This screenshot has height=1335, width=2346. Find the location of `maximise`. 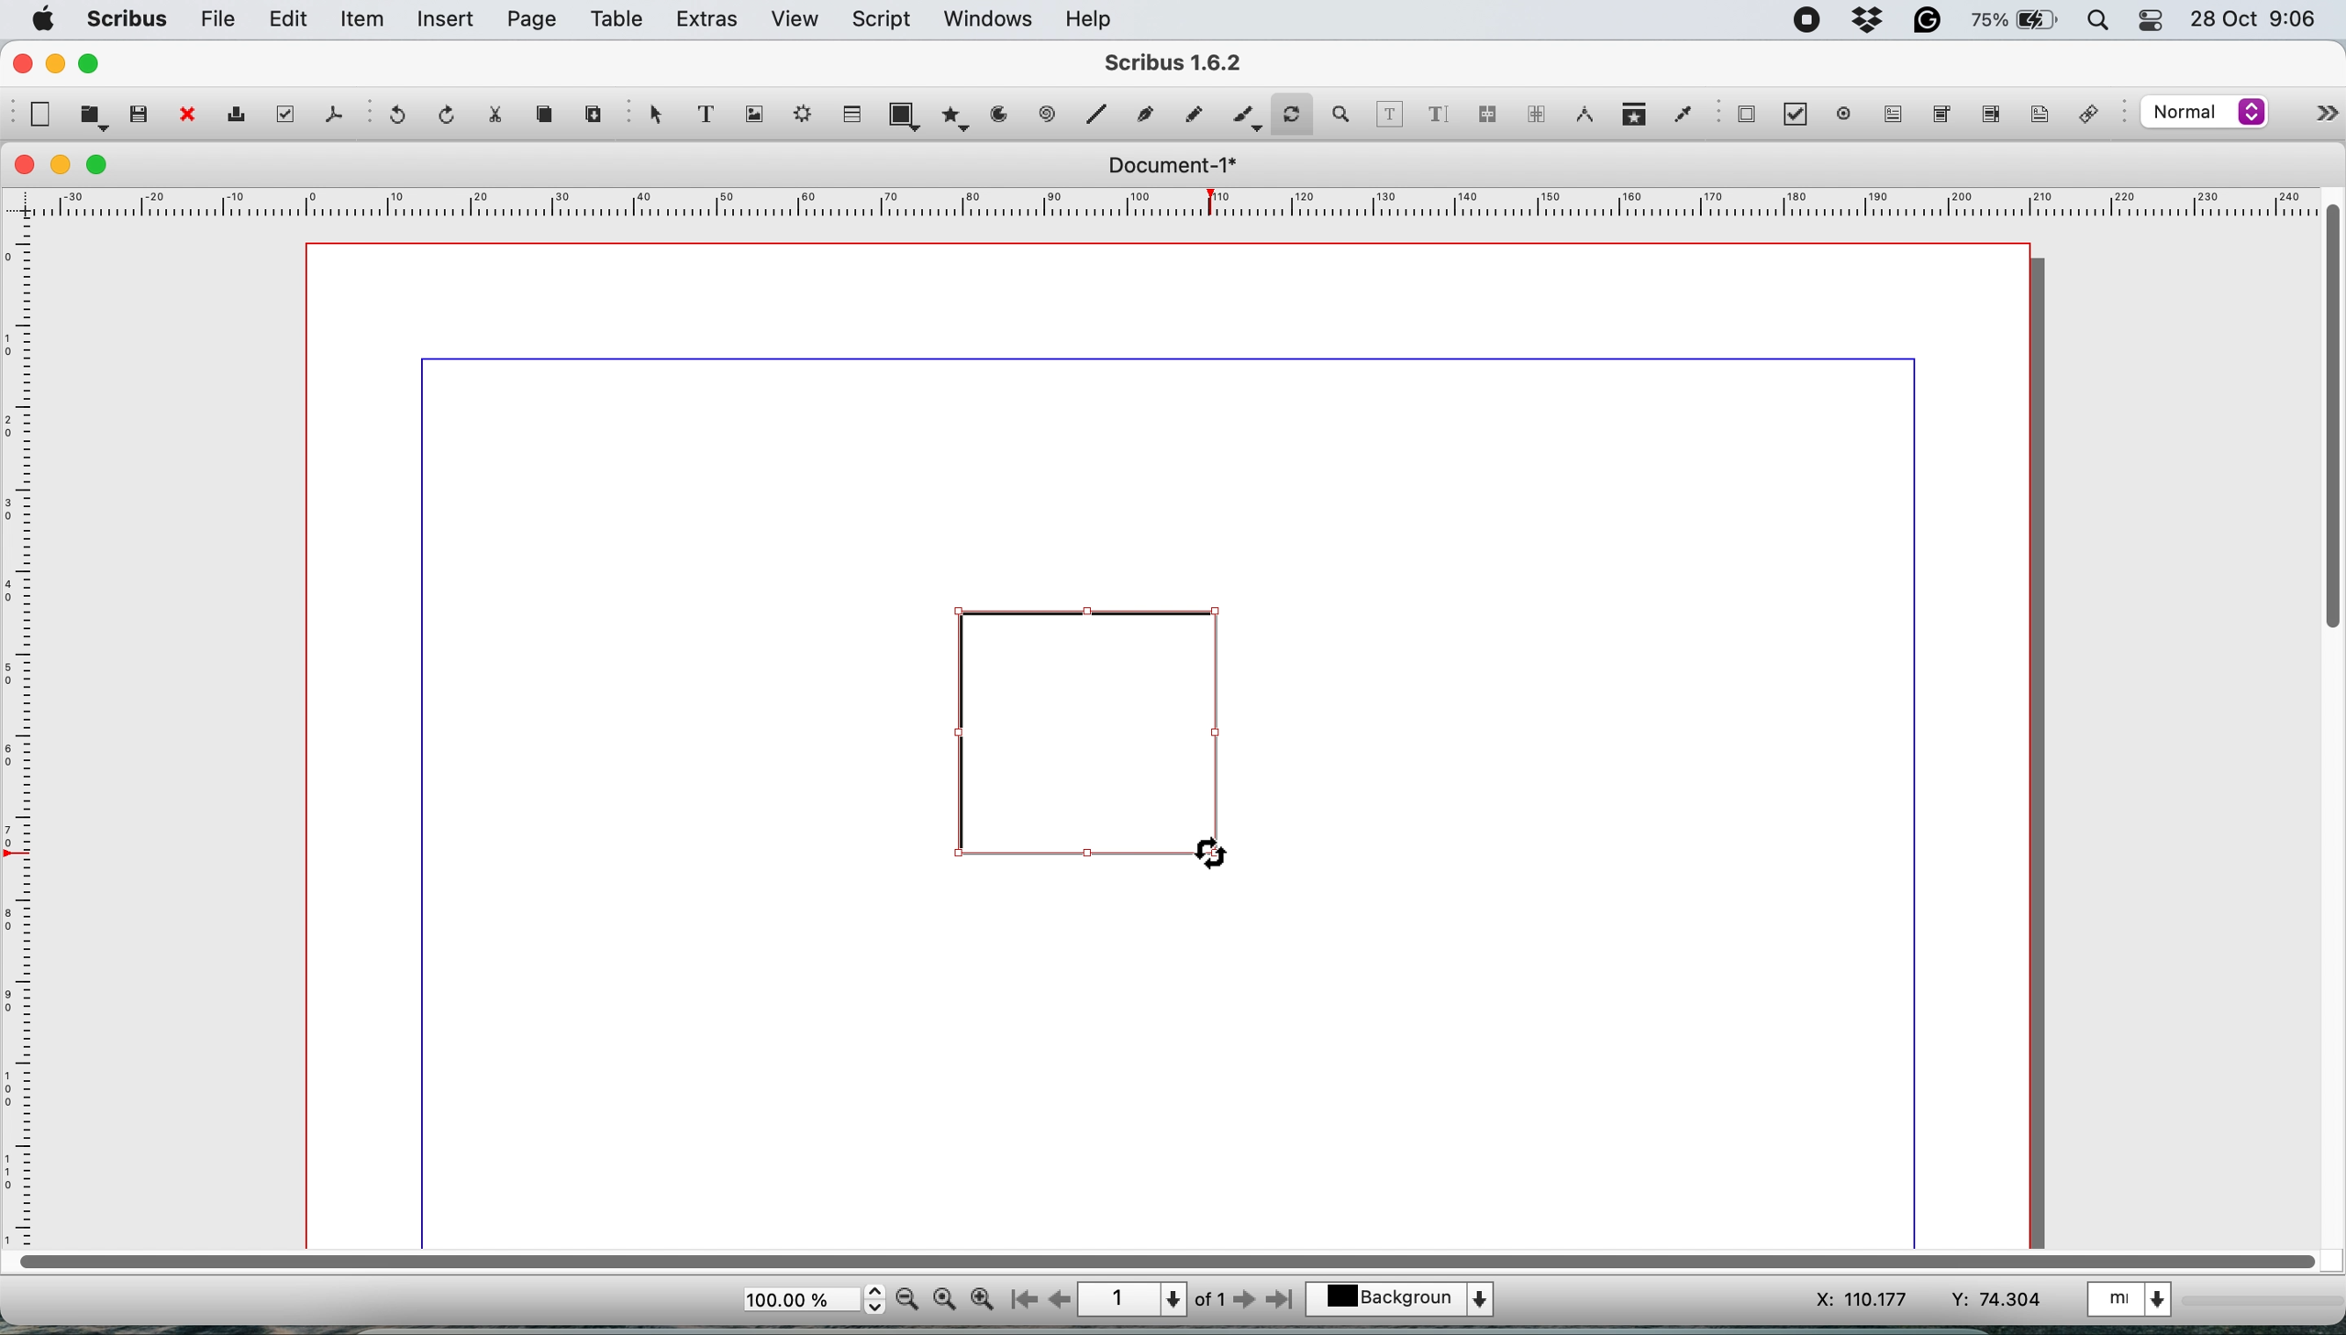

maximise is located at coordinates (101, 165).